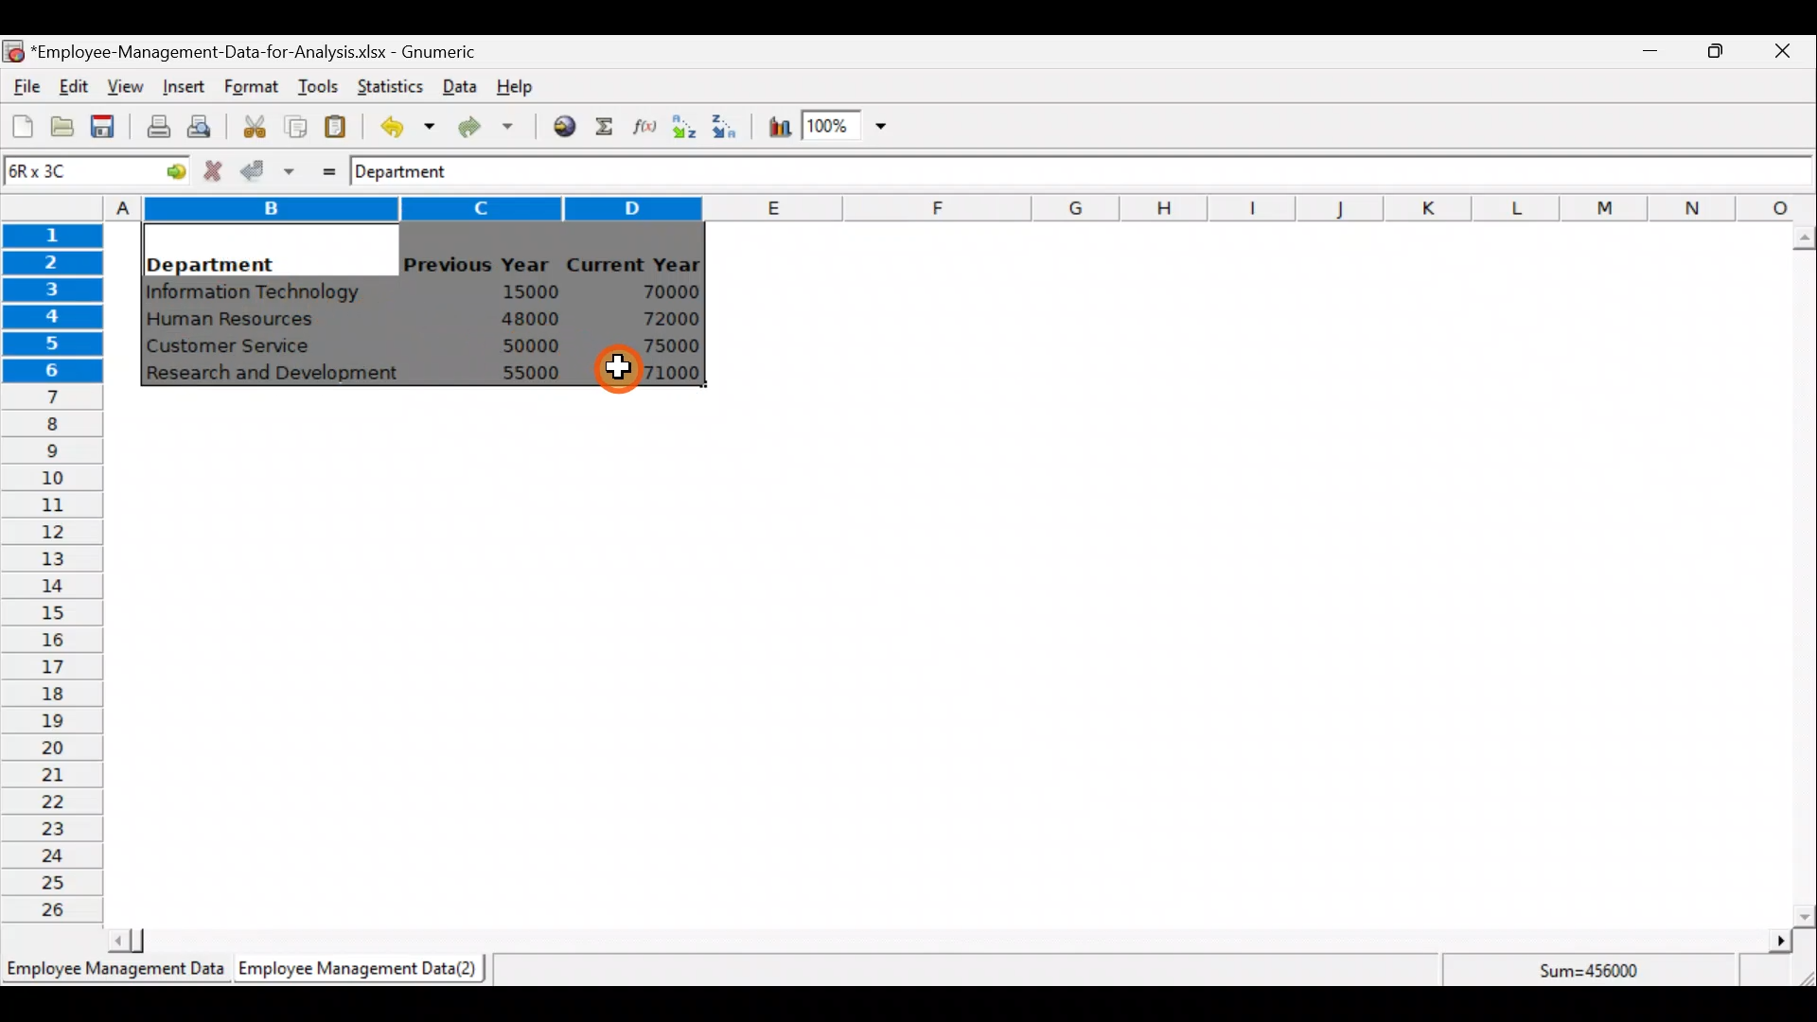  Describe the element at coordinates (949, 666) in the screenshot. I see `Cells` at that location.